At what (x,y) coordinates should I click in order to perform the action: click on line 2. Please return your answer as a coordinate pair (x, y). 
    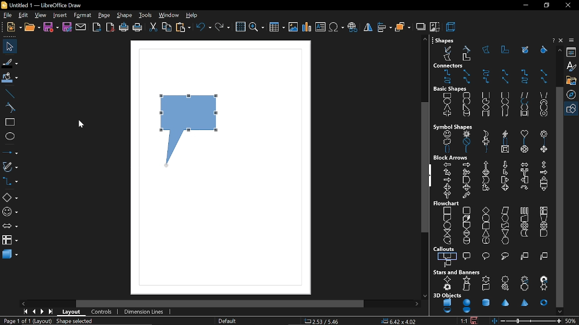
    Looking at the image, I should click on (544, 257).